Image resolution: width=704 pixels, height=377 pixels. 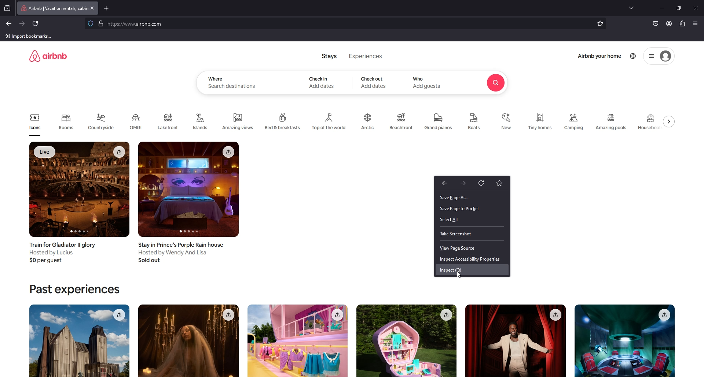 What do you see at coordinates (419, 79) in the screenshot?
I see `who` at bounding box center [419, 79].